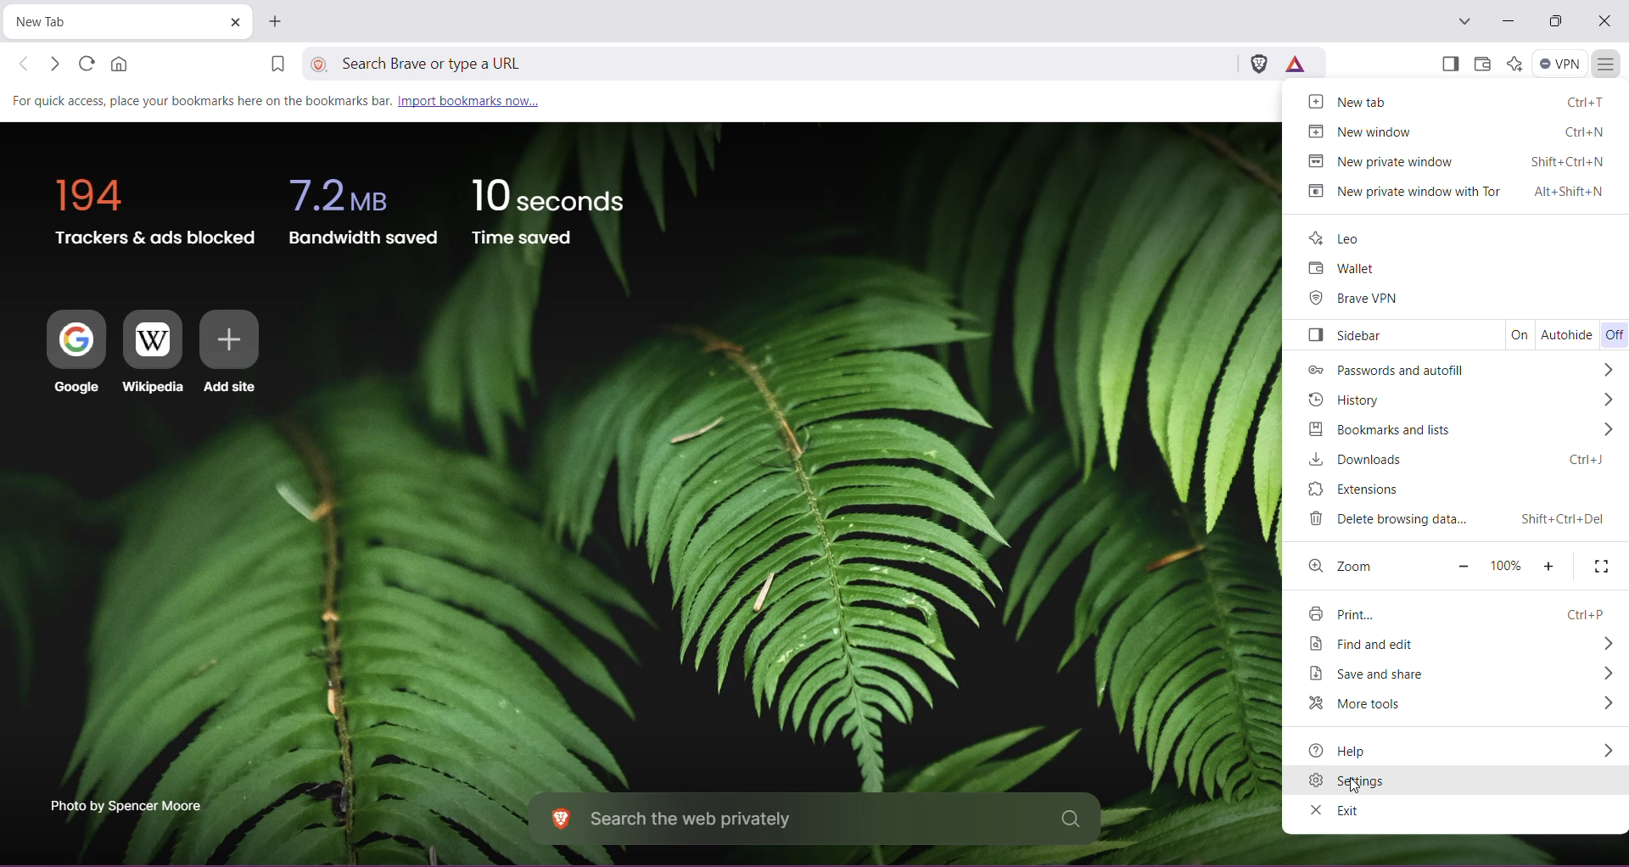 Image resolution: width=1629 pixels, height=867 pixels. I want to click on Brave VPN, so click(1353, 299).